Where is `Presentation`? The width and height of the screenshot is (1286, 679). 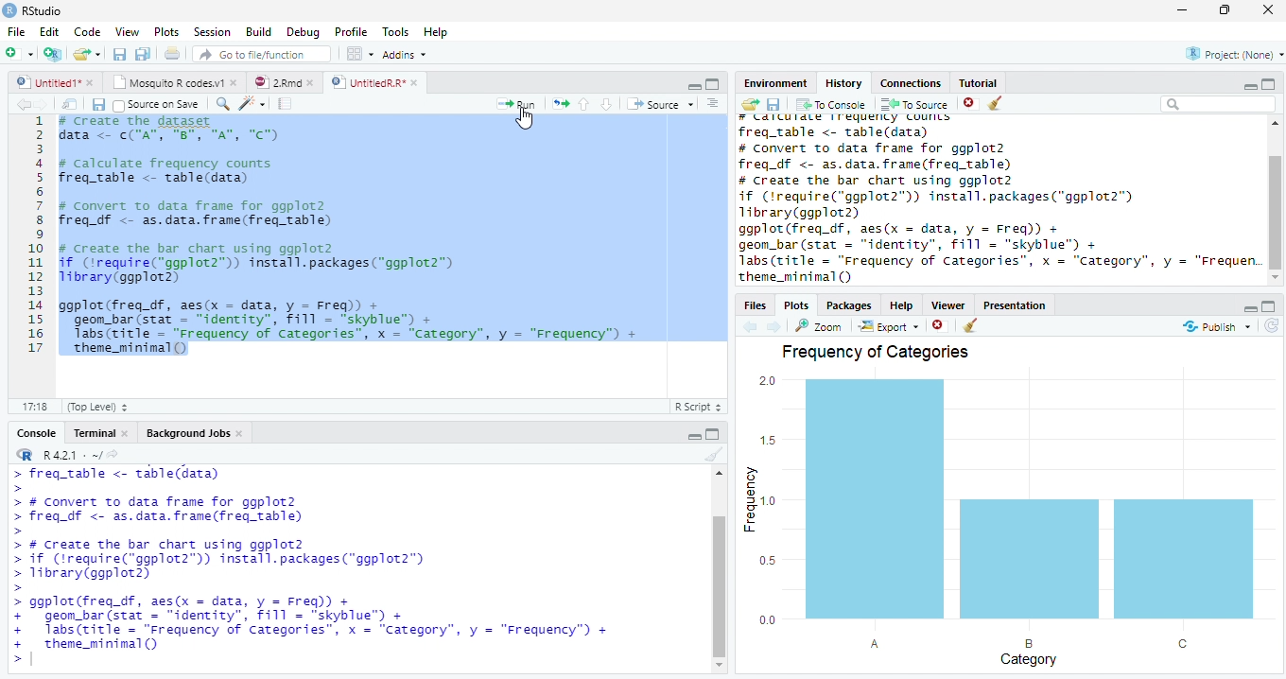
Presentation is located at coordinates (1015, 305).